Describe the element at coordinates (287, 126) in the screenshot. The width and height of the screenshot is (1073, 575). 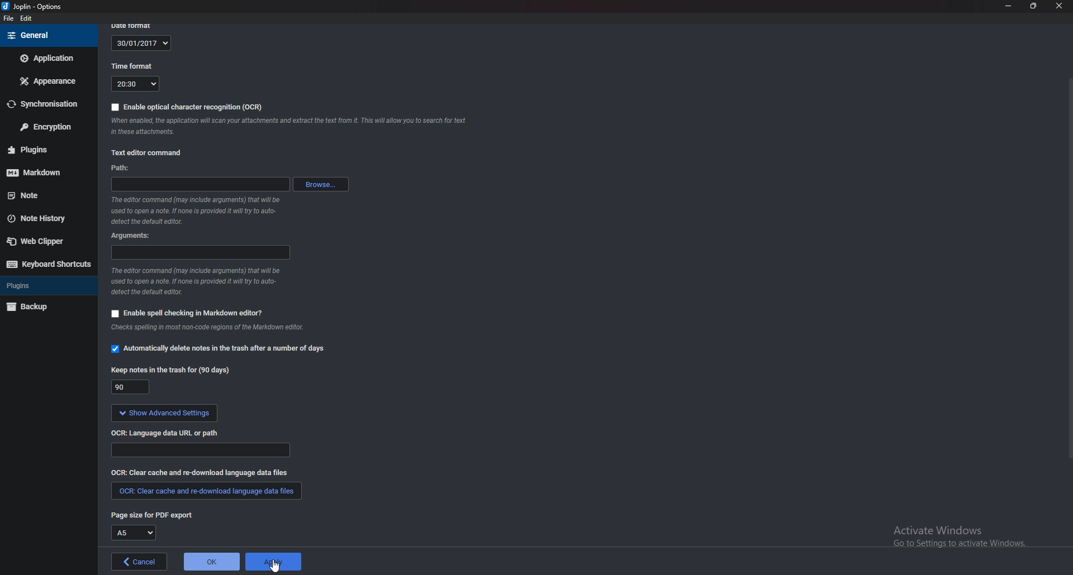
I see `ocr info` at that location.